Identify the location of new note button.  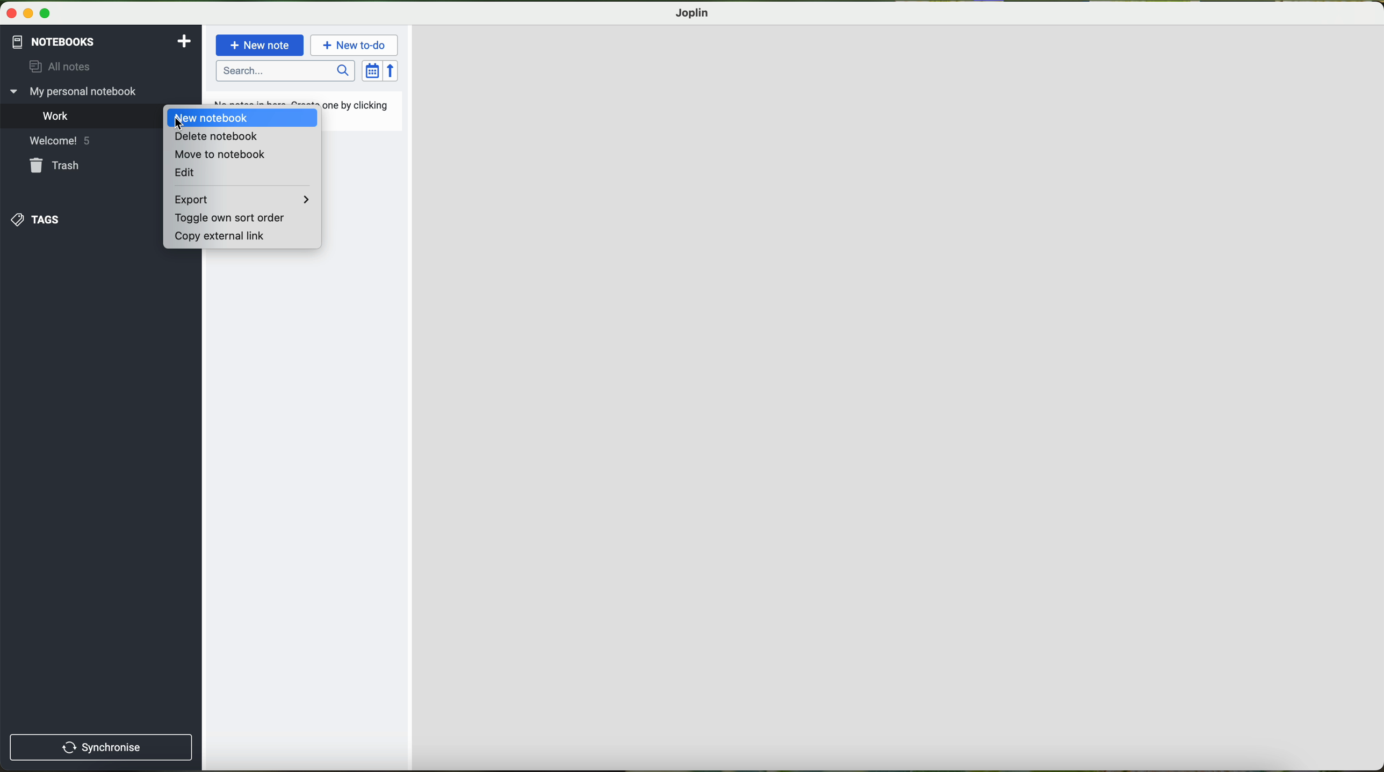
(260, 45).